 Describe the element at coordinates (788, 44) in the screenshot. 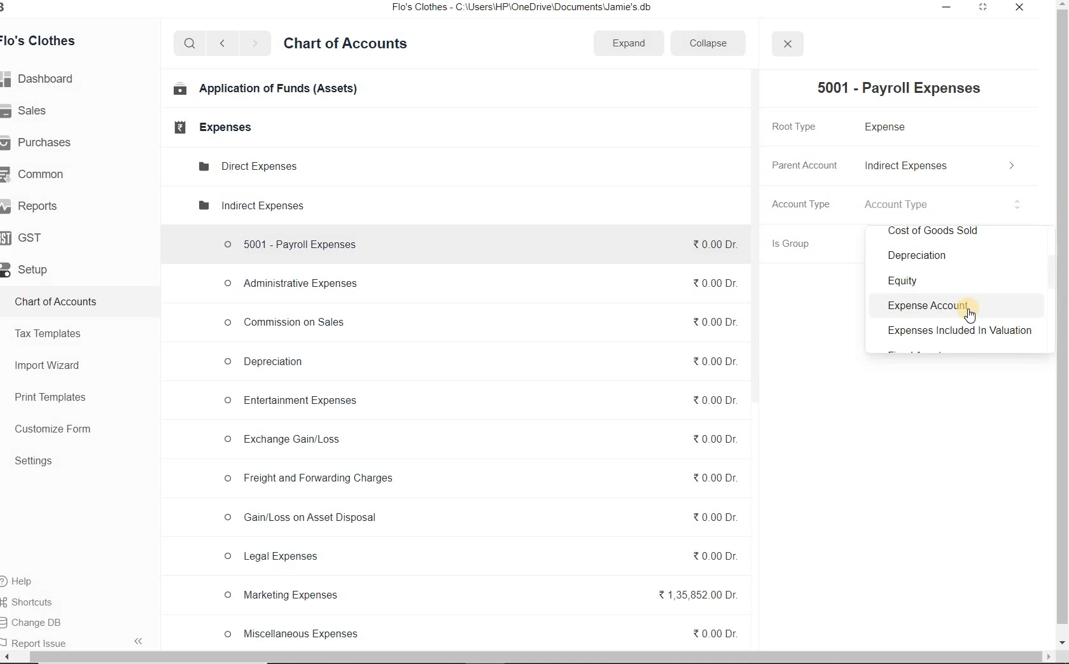

I see `close` at that location.